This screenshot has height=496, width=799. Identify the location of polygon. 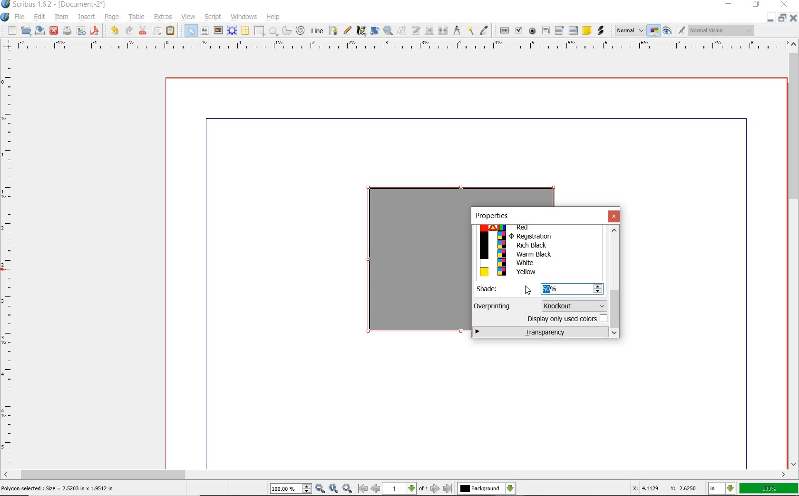
(273, 30).